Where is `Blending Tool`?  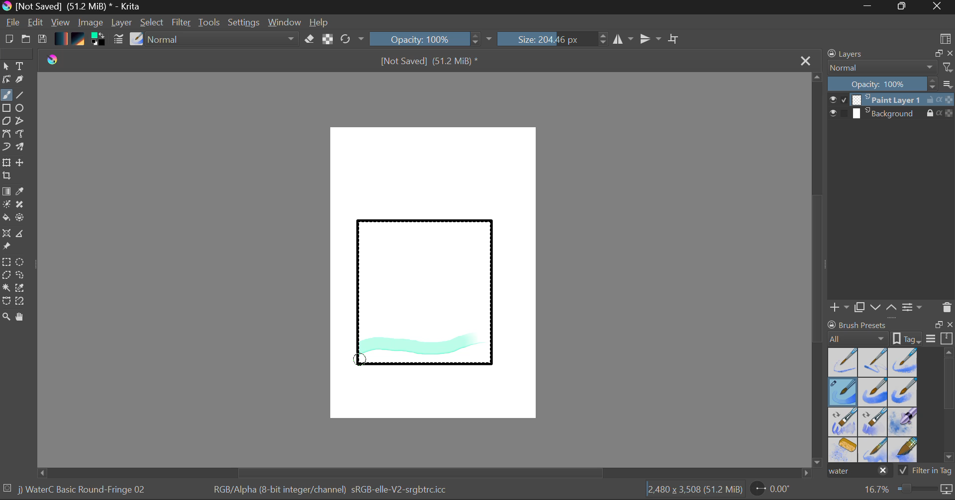
Blending Tool is located at coordinates (223, 40).